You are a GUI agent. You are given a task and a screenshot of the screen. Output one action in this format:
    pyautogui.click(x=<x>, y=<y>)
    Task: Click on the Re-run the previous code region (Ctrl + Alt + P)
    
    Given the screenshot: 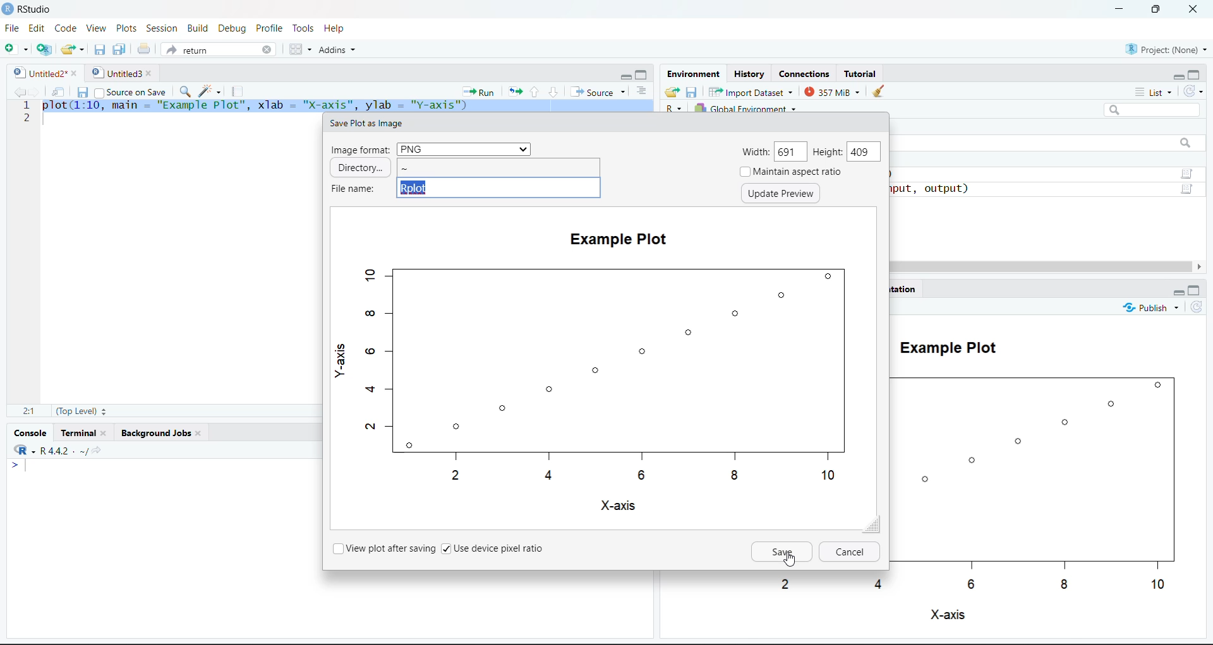 What is the action you would take?
    pyautogui.click(x=514, y=91)
    